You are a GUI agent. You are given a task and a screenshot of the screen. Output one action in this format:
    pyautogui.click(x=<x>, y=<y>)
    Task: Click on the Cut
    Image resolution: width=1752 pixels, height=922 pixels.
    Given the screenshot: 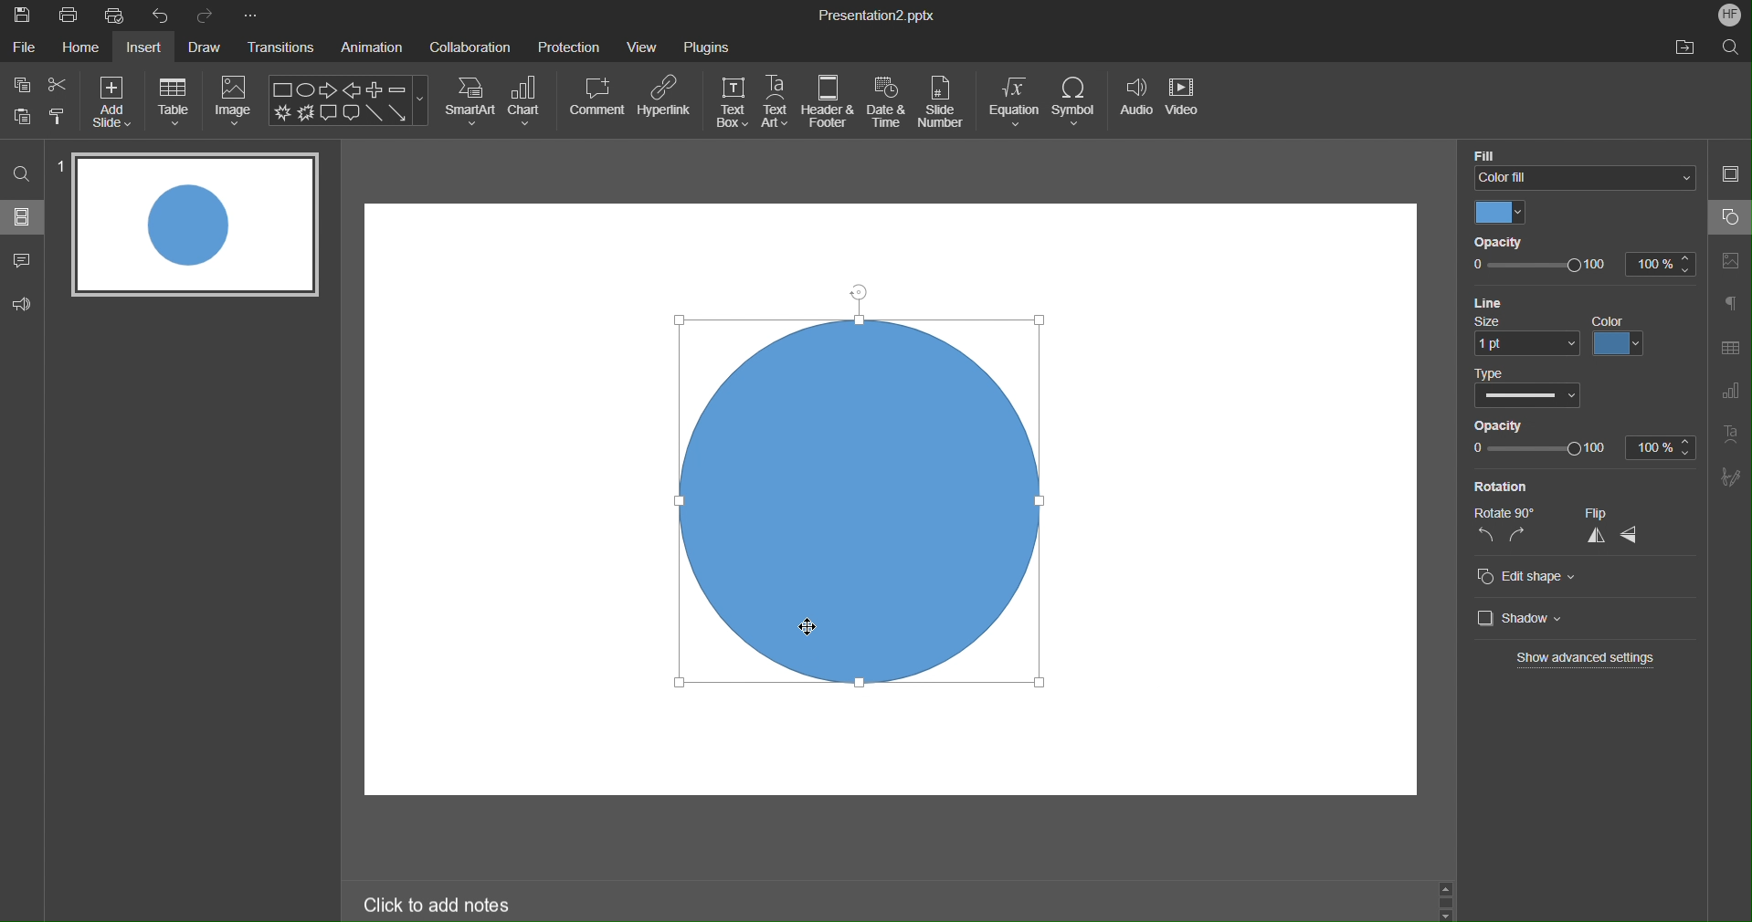 What is the action you would take?
    pyautogui.click(x=59, y=84)
    